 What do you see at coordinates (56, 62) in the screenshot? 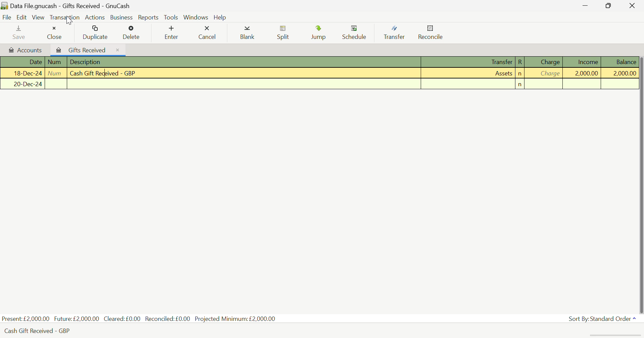
I see `Num` at bounding box center [56, 62].